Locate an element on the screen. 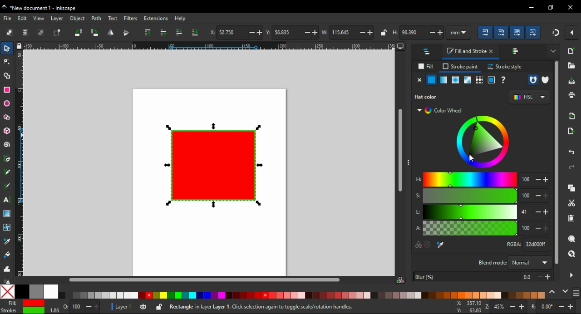  snap settings is located at coordinates (572, 32).